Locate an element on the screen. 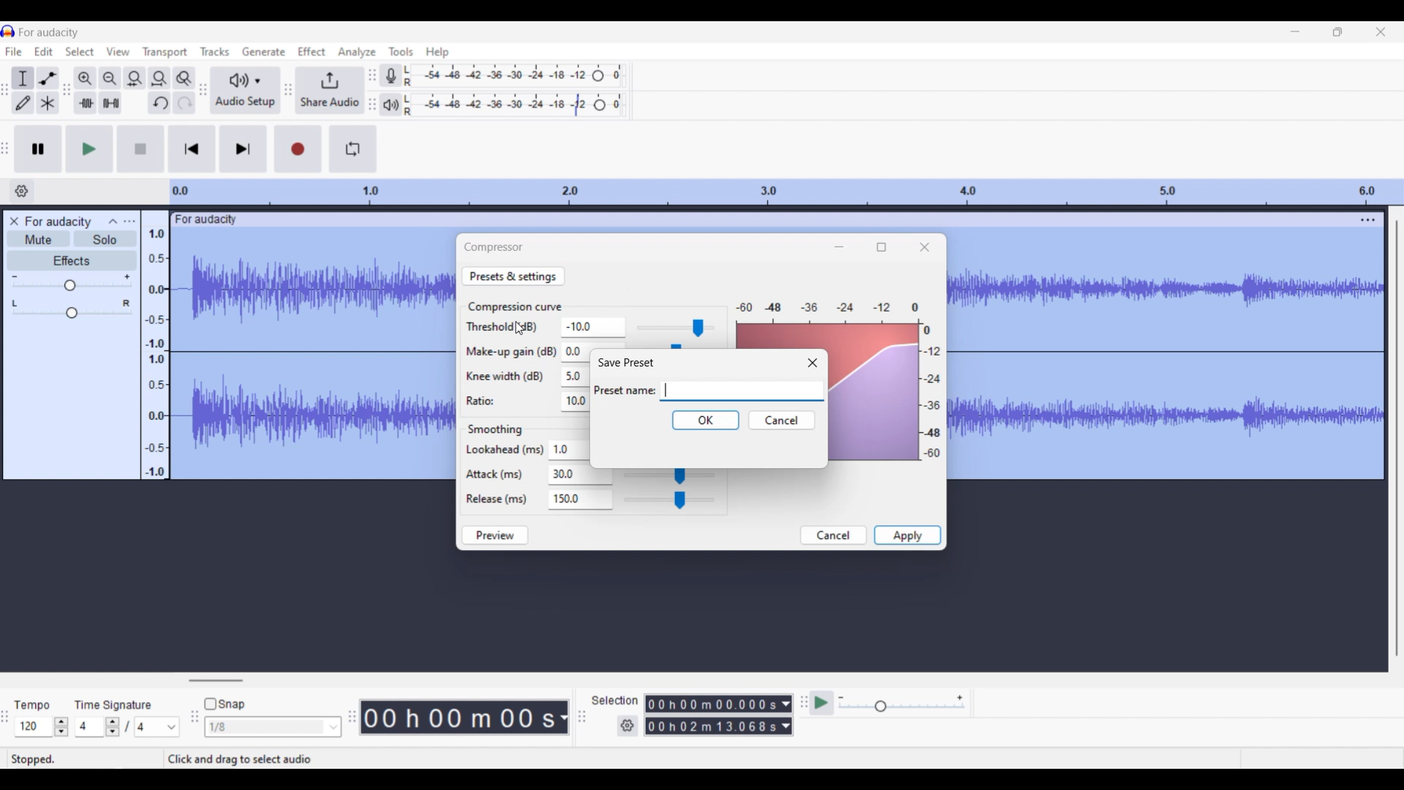  Tempo settings is located at coordinates (42, 726).